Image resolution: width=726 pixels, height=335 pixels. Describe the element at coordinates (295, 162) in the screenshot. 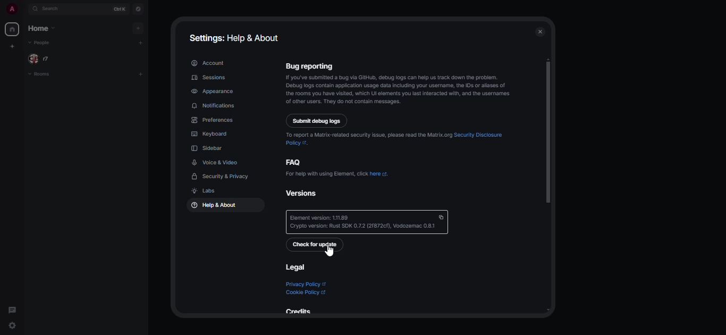

I see `faq` at that location.